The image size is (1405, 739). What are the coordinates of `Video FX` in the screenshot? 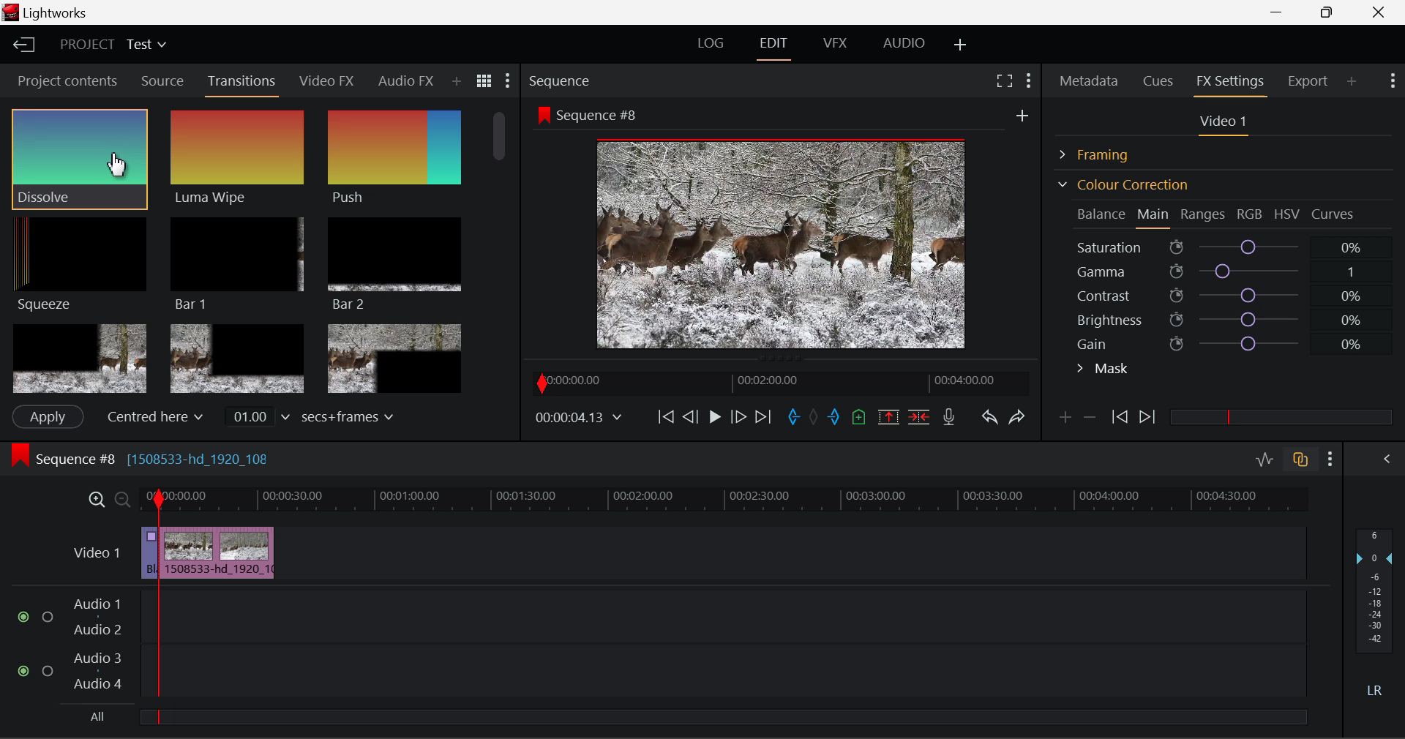 It's located at (322, 80).